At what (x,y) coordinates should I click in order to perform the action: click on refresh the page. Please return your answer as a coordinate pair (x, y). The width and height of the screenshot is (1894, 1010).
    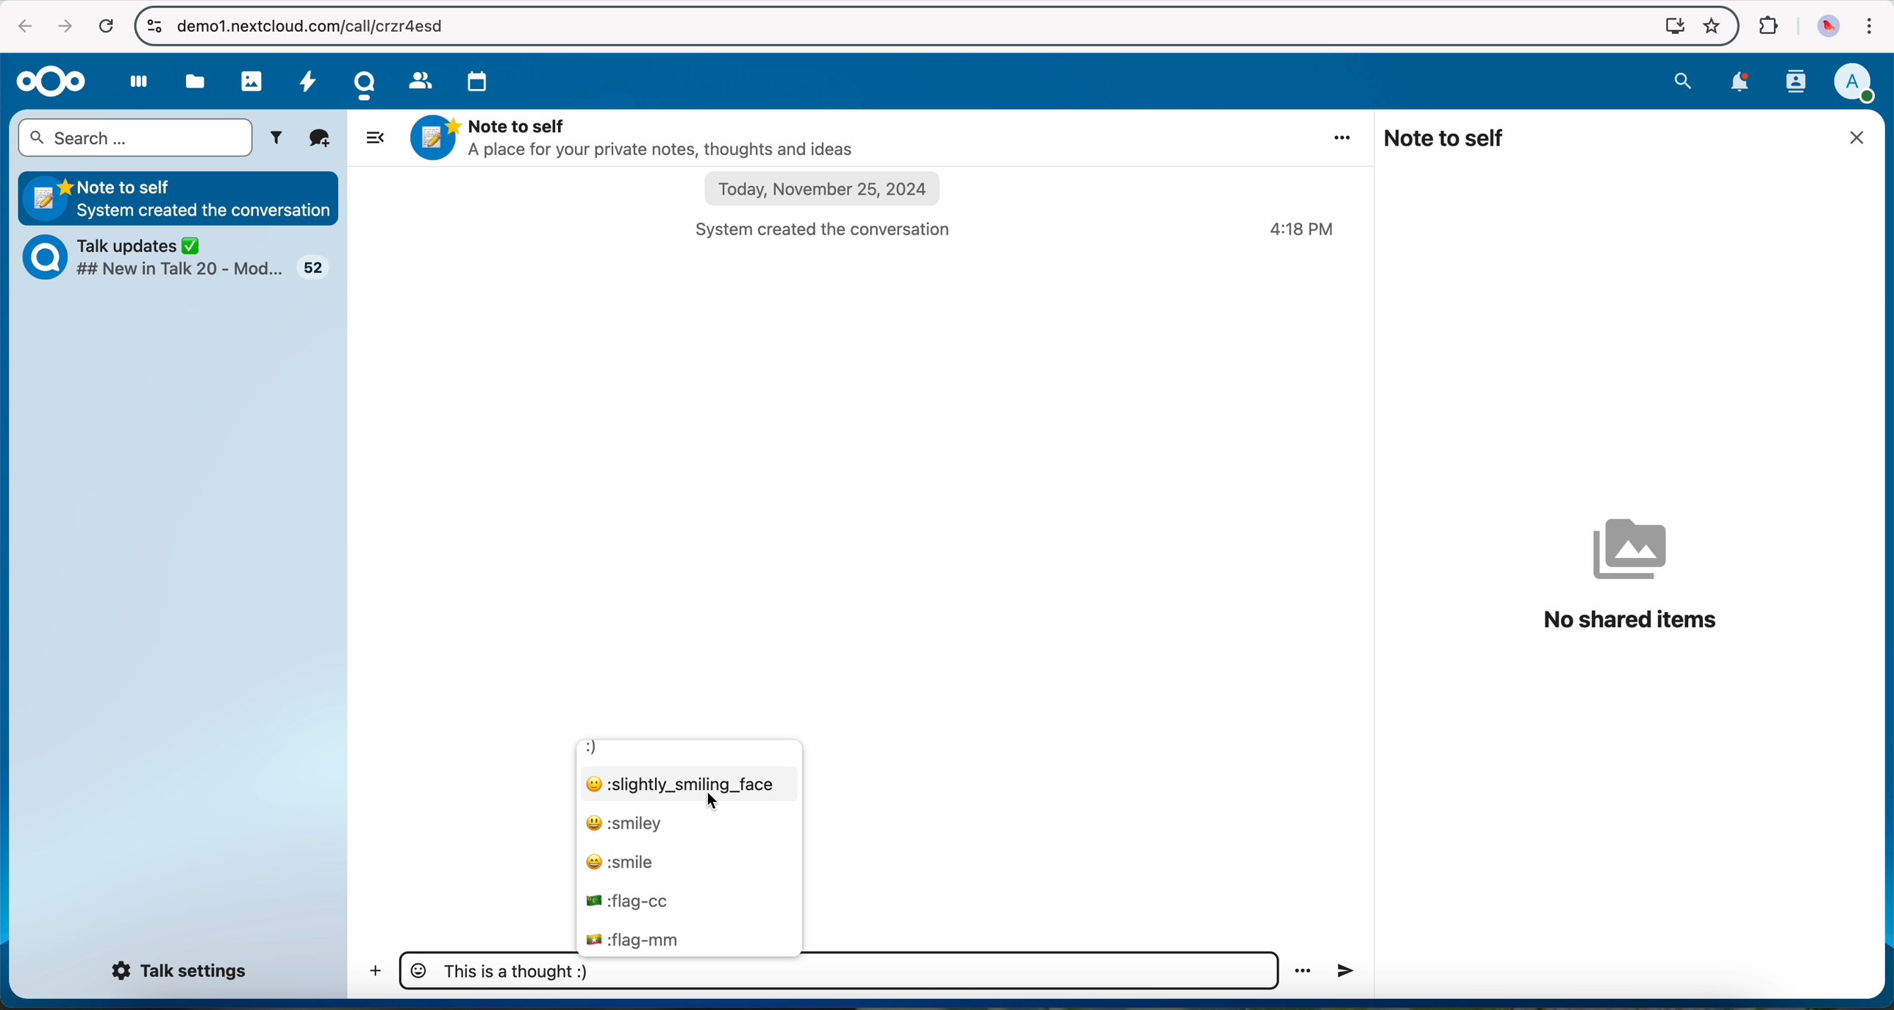
    Looking at the image, I should click on (105, 25).